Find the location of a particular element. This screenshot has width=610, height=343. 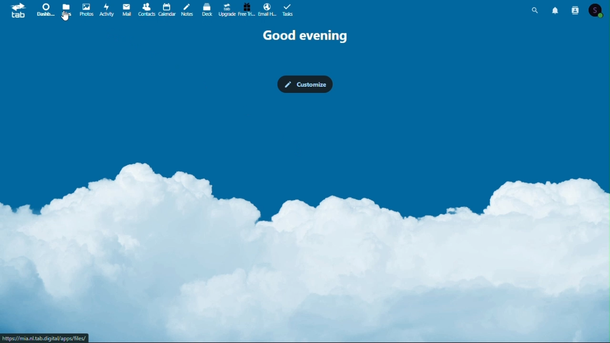

mail is located at coordinates (126, 9).